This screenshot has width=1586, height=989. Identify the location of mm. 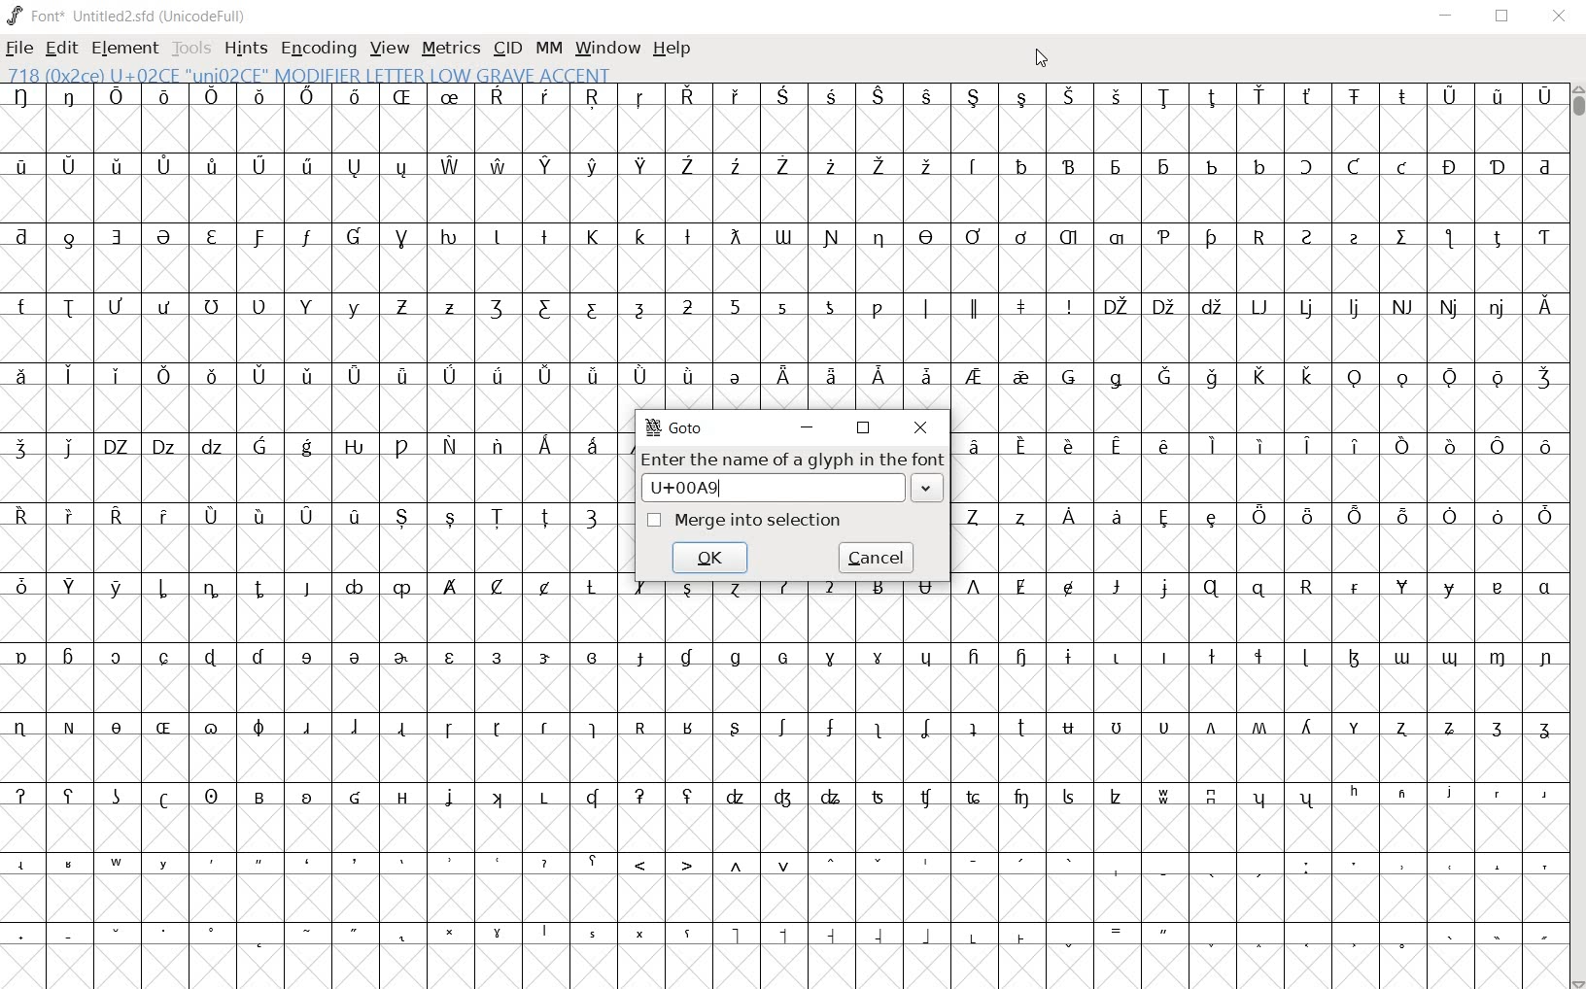
(547, 46).